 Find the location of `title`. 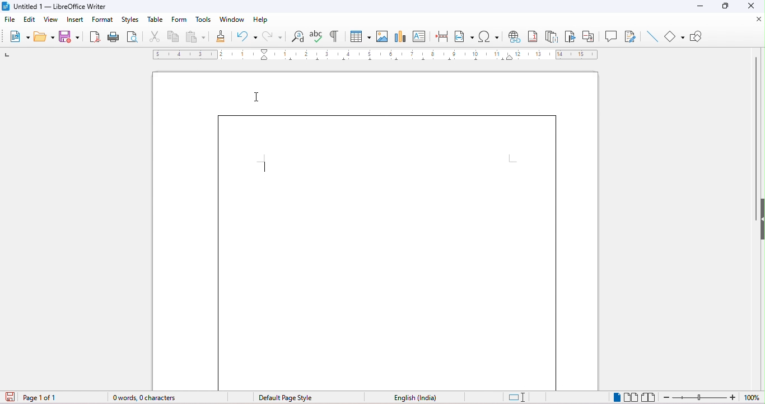

title is located at coordinates (55, 7).